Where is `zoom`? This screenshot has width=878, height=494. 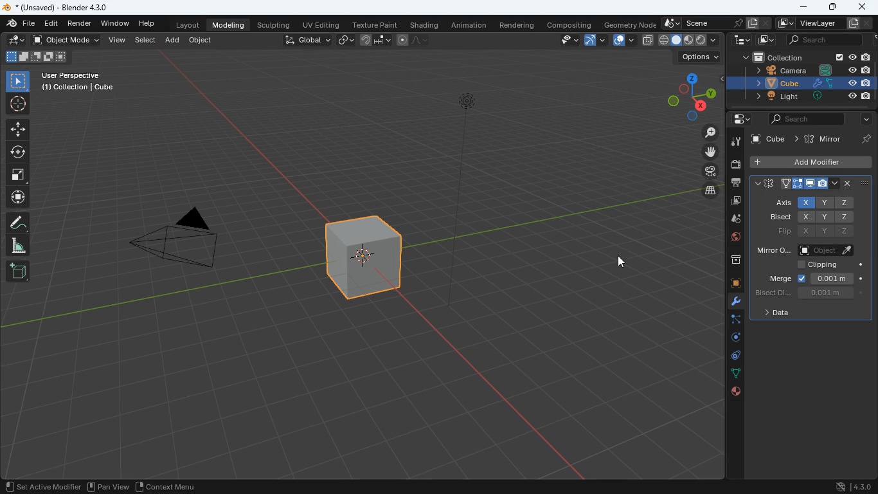
zoom is located at coordinates (708, 133).